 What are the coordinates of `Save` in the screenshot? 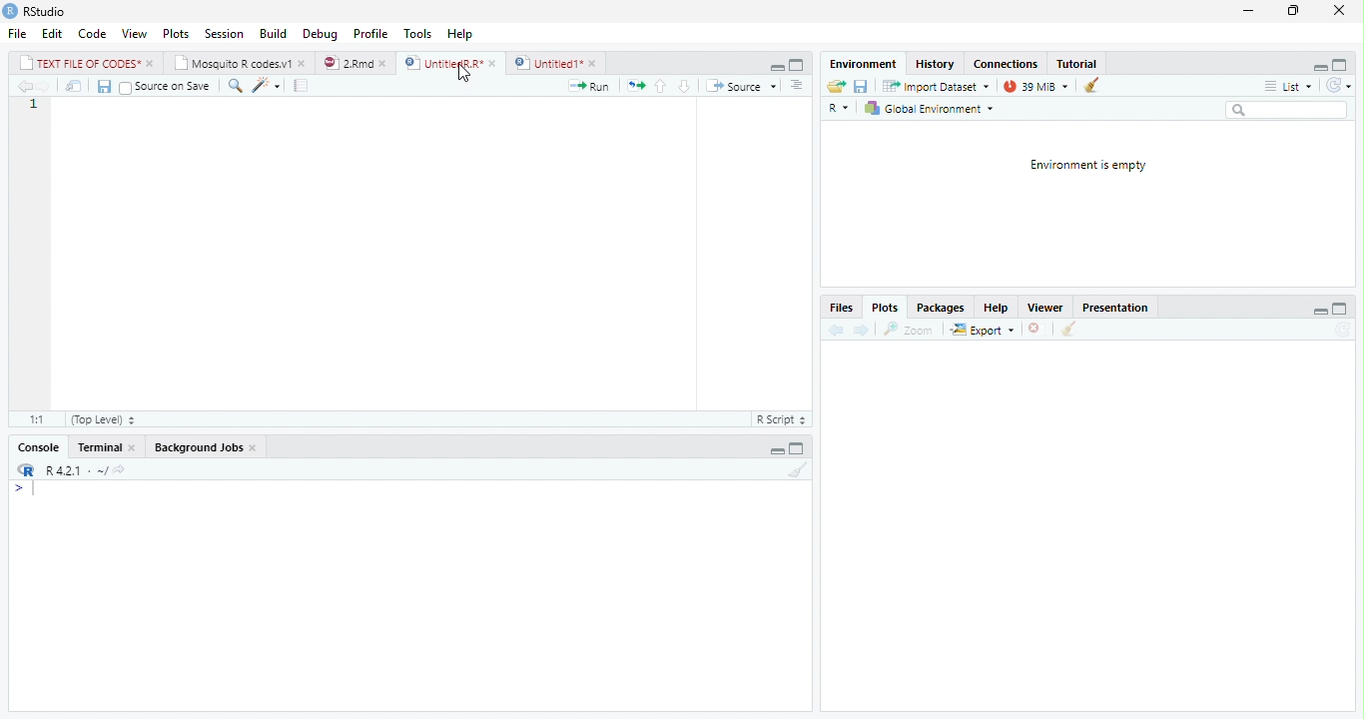 It's located at (101, 85).